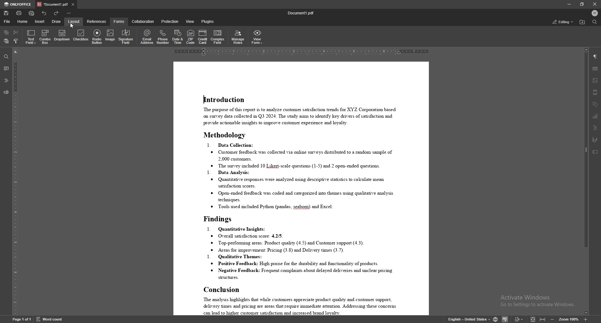 The image size is (601, 323). What do you see at coordinates (31, 13) in the screenshot?
I see `quick print` at bounding box center [31, 13].